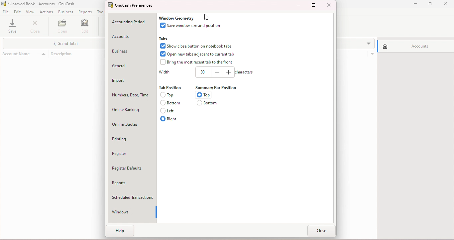  I want to click on Accounts, so click(129, 37).